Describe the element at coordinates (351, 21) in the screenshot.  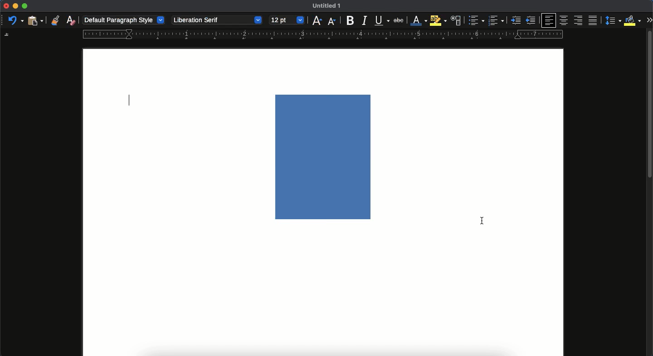
I see `bold` at that location.